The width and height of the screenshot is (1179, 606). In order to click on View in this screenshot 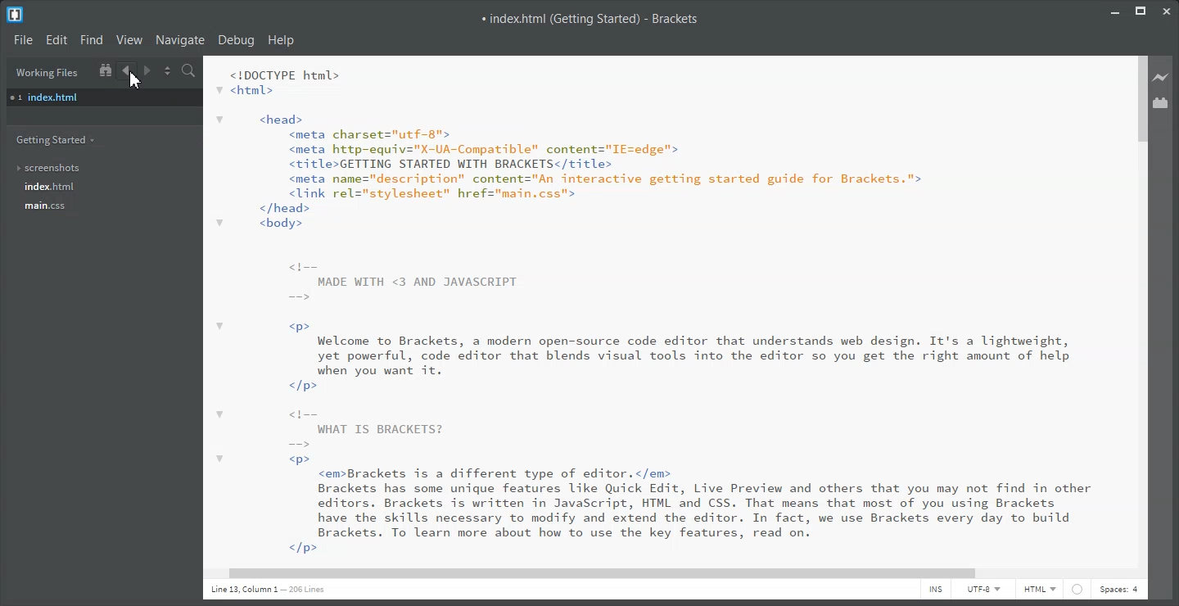, I will do `click(130, 39)`.